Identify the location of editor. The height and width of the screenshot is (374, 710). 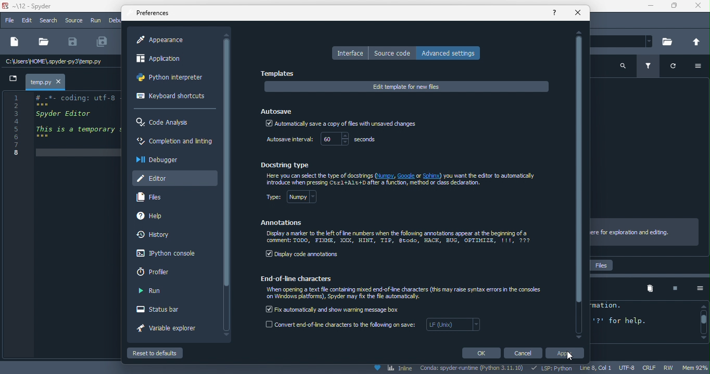
(174, 177).